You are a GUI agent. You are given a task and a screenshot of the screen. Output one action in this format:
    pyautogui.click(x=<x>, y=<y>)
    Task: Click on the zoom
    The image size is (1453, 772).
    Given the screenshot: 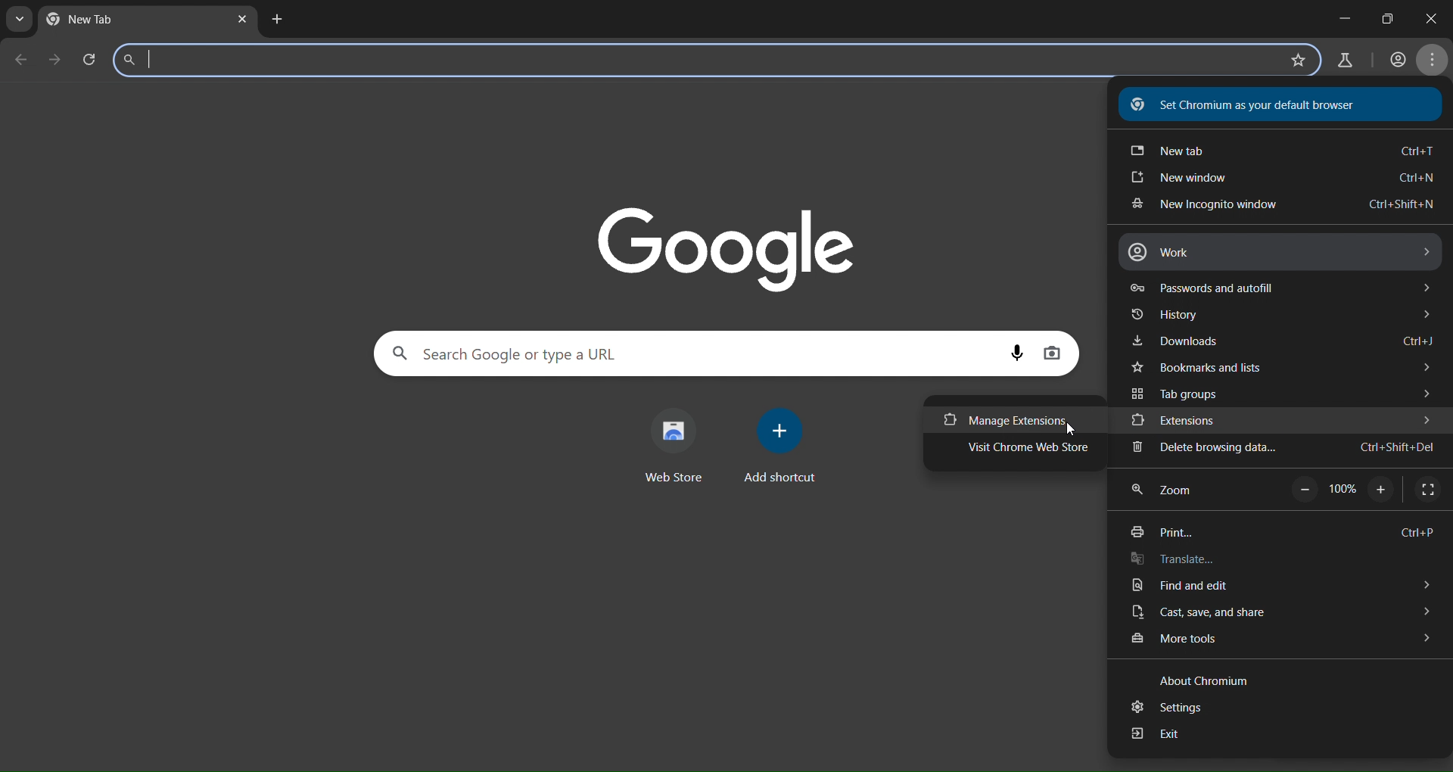 What is the action you would take?
    pyautogui.click(x=1170, y=490)
    